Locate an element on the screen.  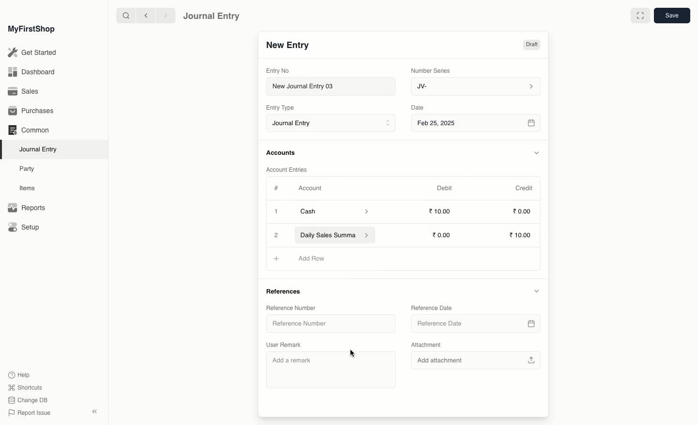
Journal Entry is located at coordinates (41, 149).